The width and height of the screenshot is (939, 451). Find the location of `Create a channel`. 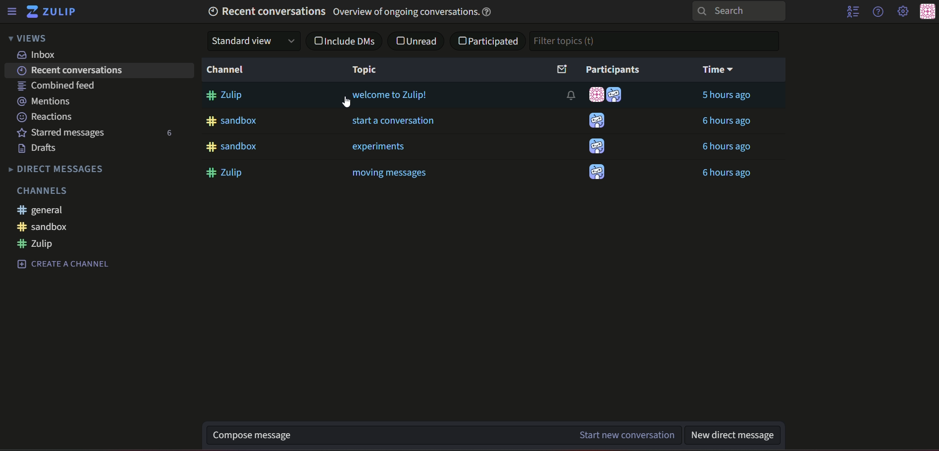

Create a channel is located at coordinates (63, 265).